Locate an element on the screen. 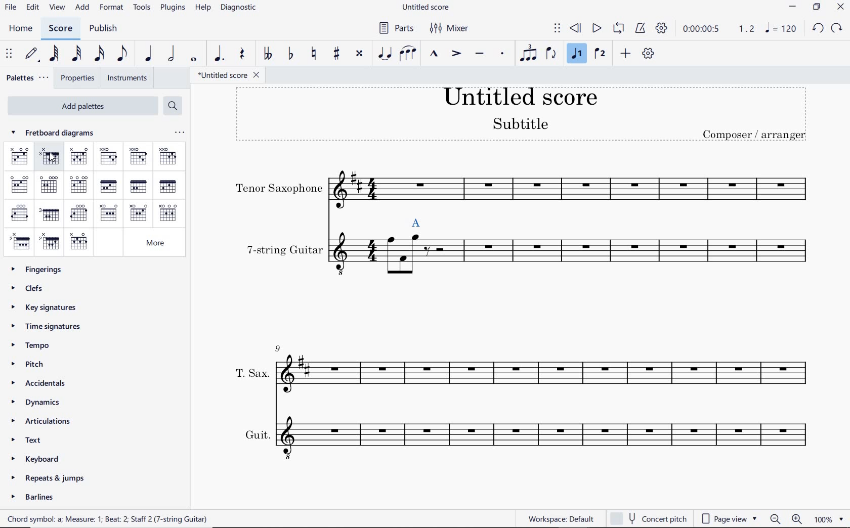 The width and height of the screenshot is (850, 528). CM is located at coordinates (49, 158).